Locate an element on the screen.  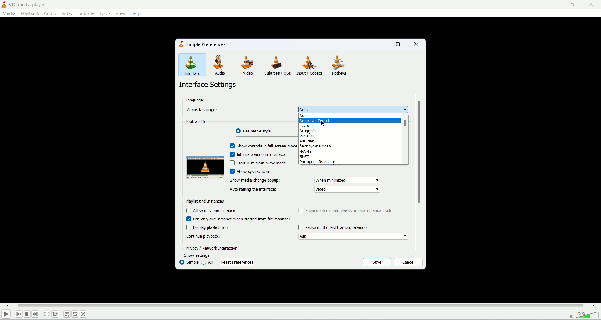
mute is located at coordinates (571, 317).